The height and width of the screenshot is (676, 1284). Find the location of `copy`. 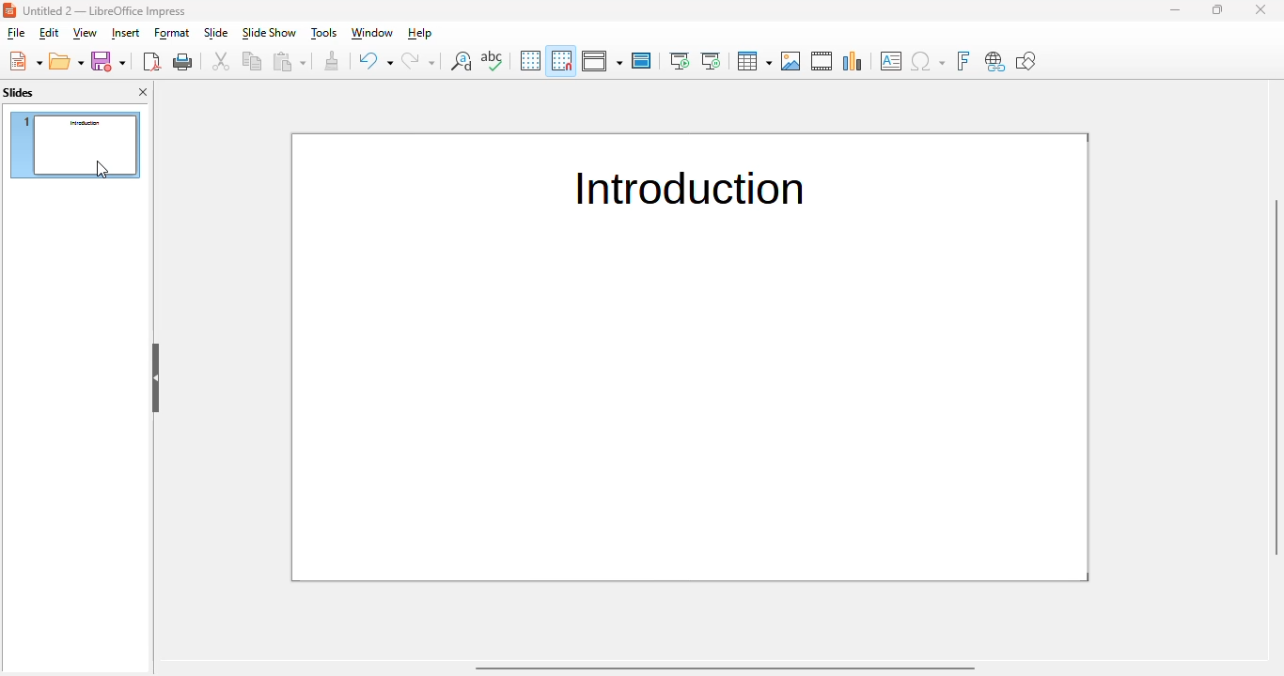

copy is located at coordinates (254, 60).